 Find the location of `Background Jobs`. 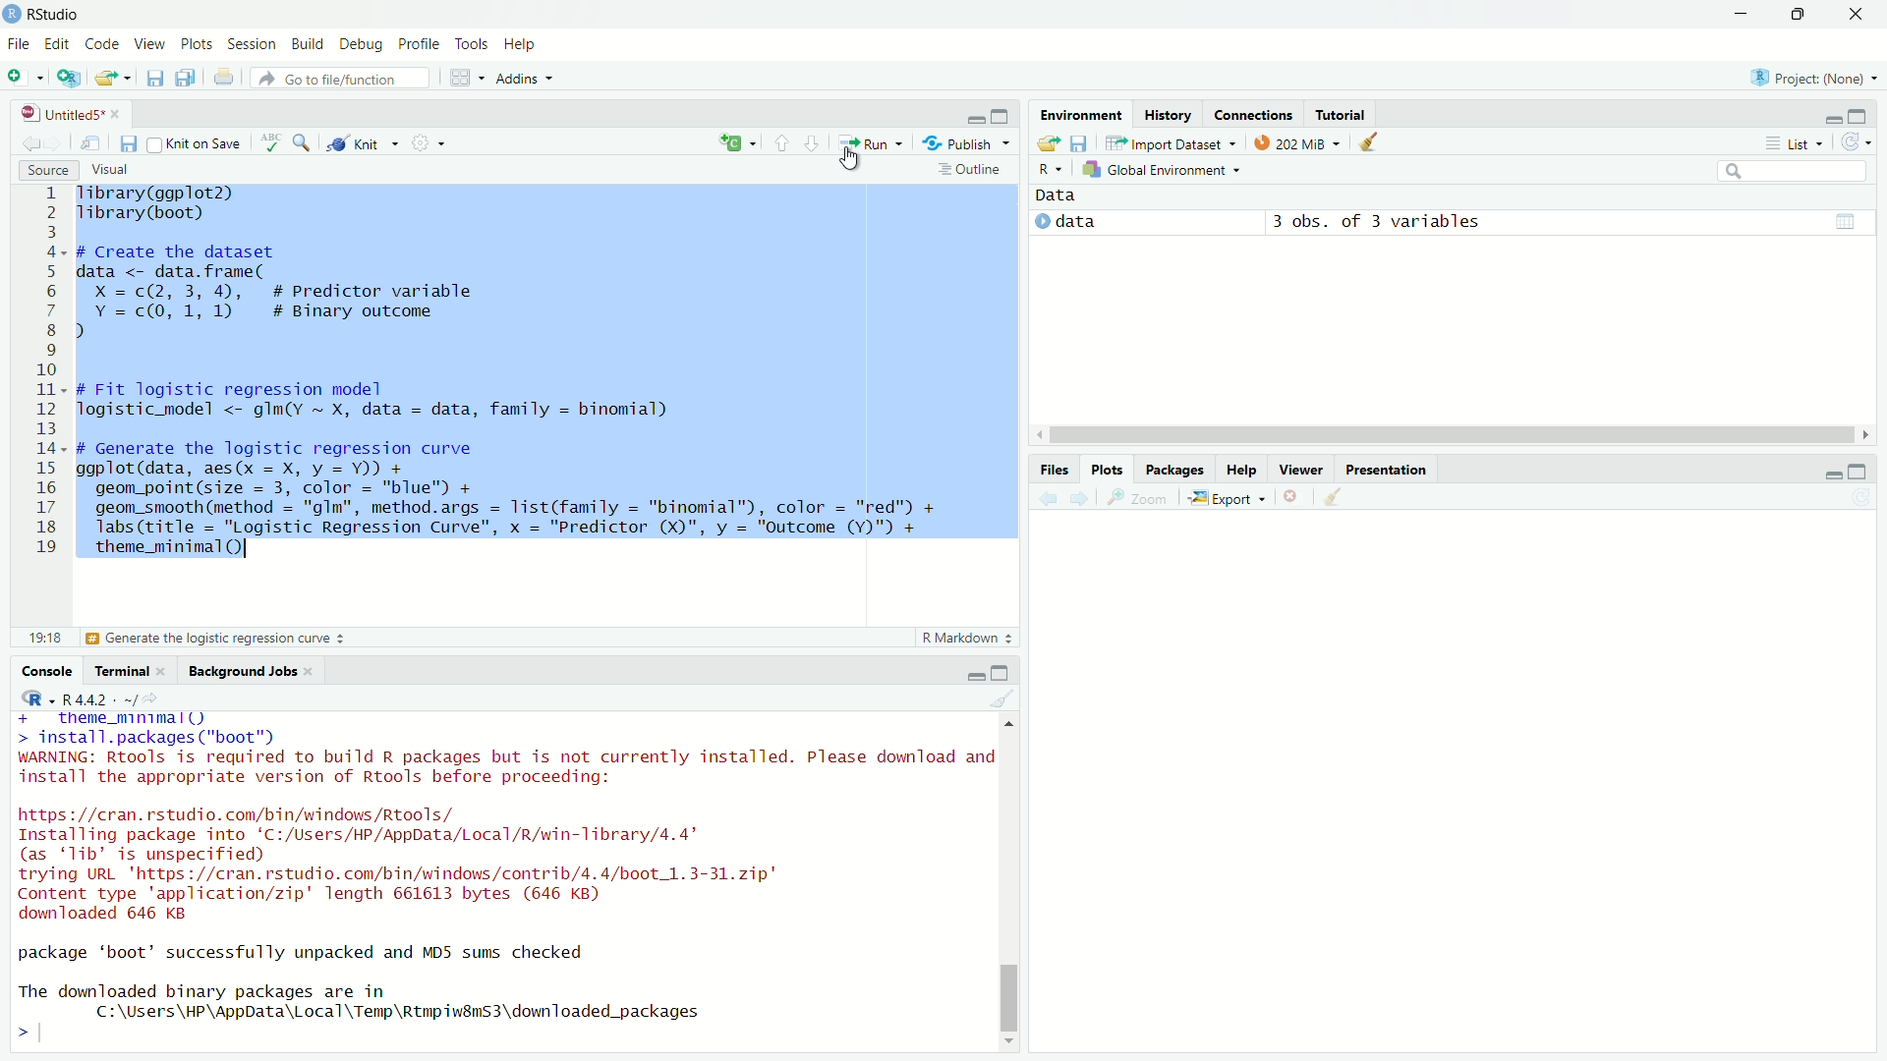

Background Jobs is located at coordinates (239, 671).